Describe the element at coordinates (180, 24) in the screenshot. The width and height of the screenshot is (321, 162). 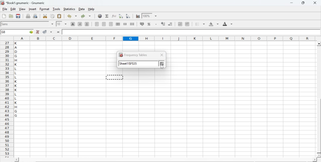
I see `decrease indent` at that location.